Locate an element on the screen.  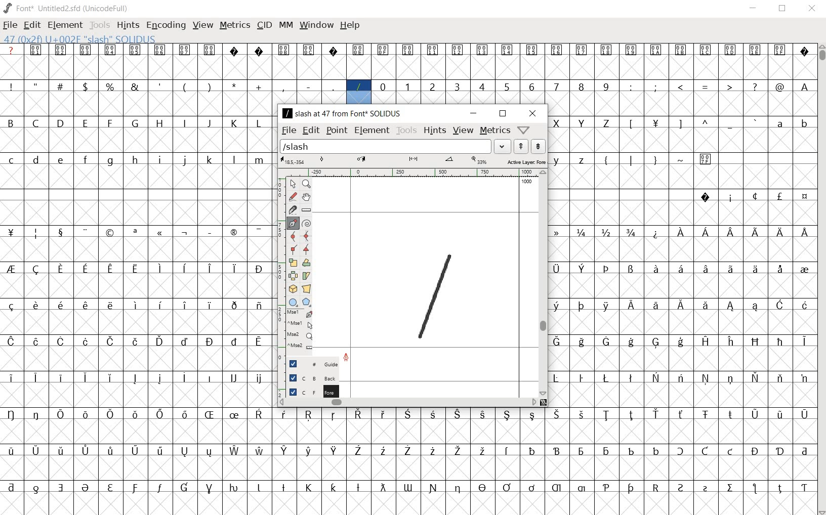
show the next word on the list is located at coordinates (520, 147).